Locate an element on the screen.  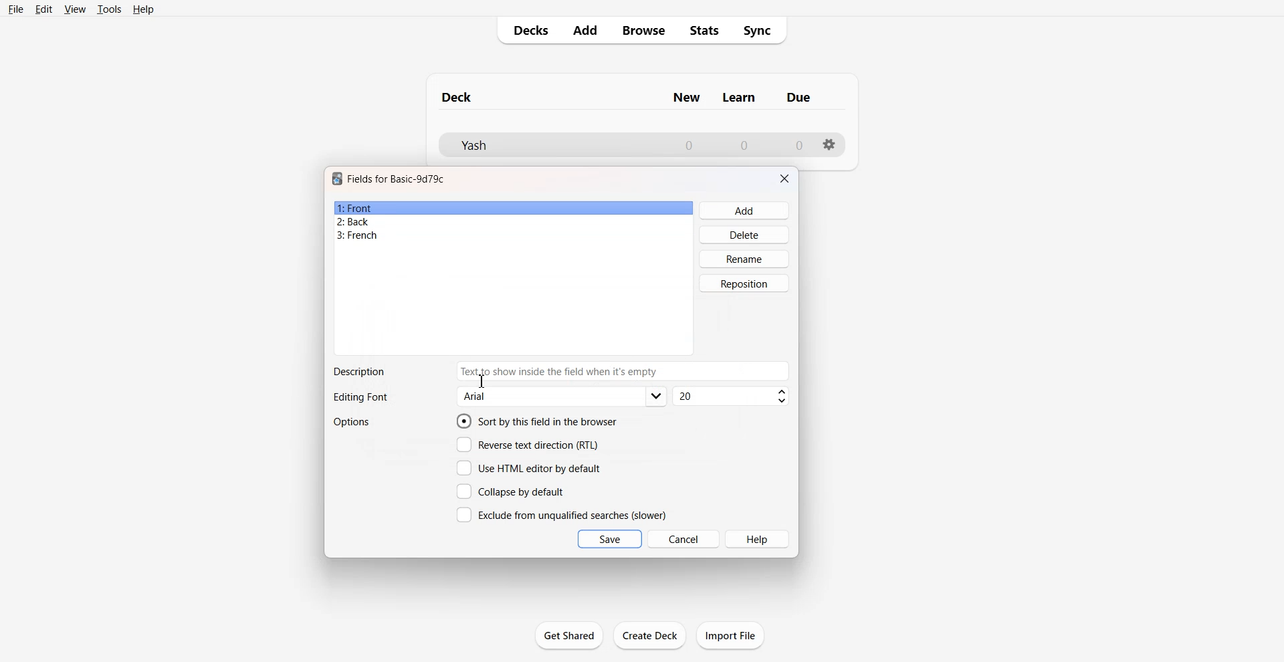
Column name is located at coordinates (686, 98).